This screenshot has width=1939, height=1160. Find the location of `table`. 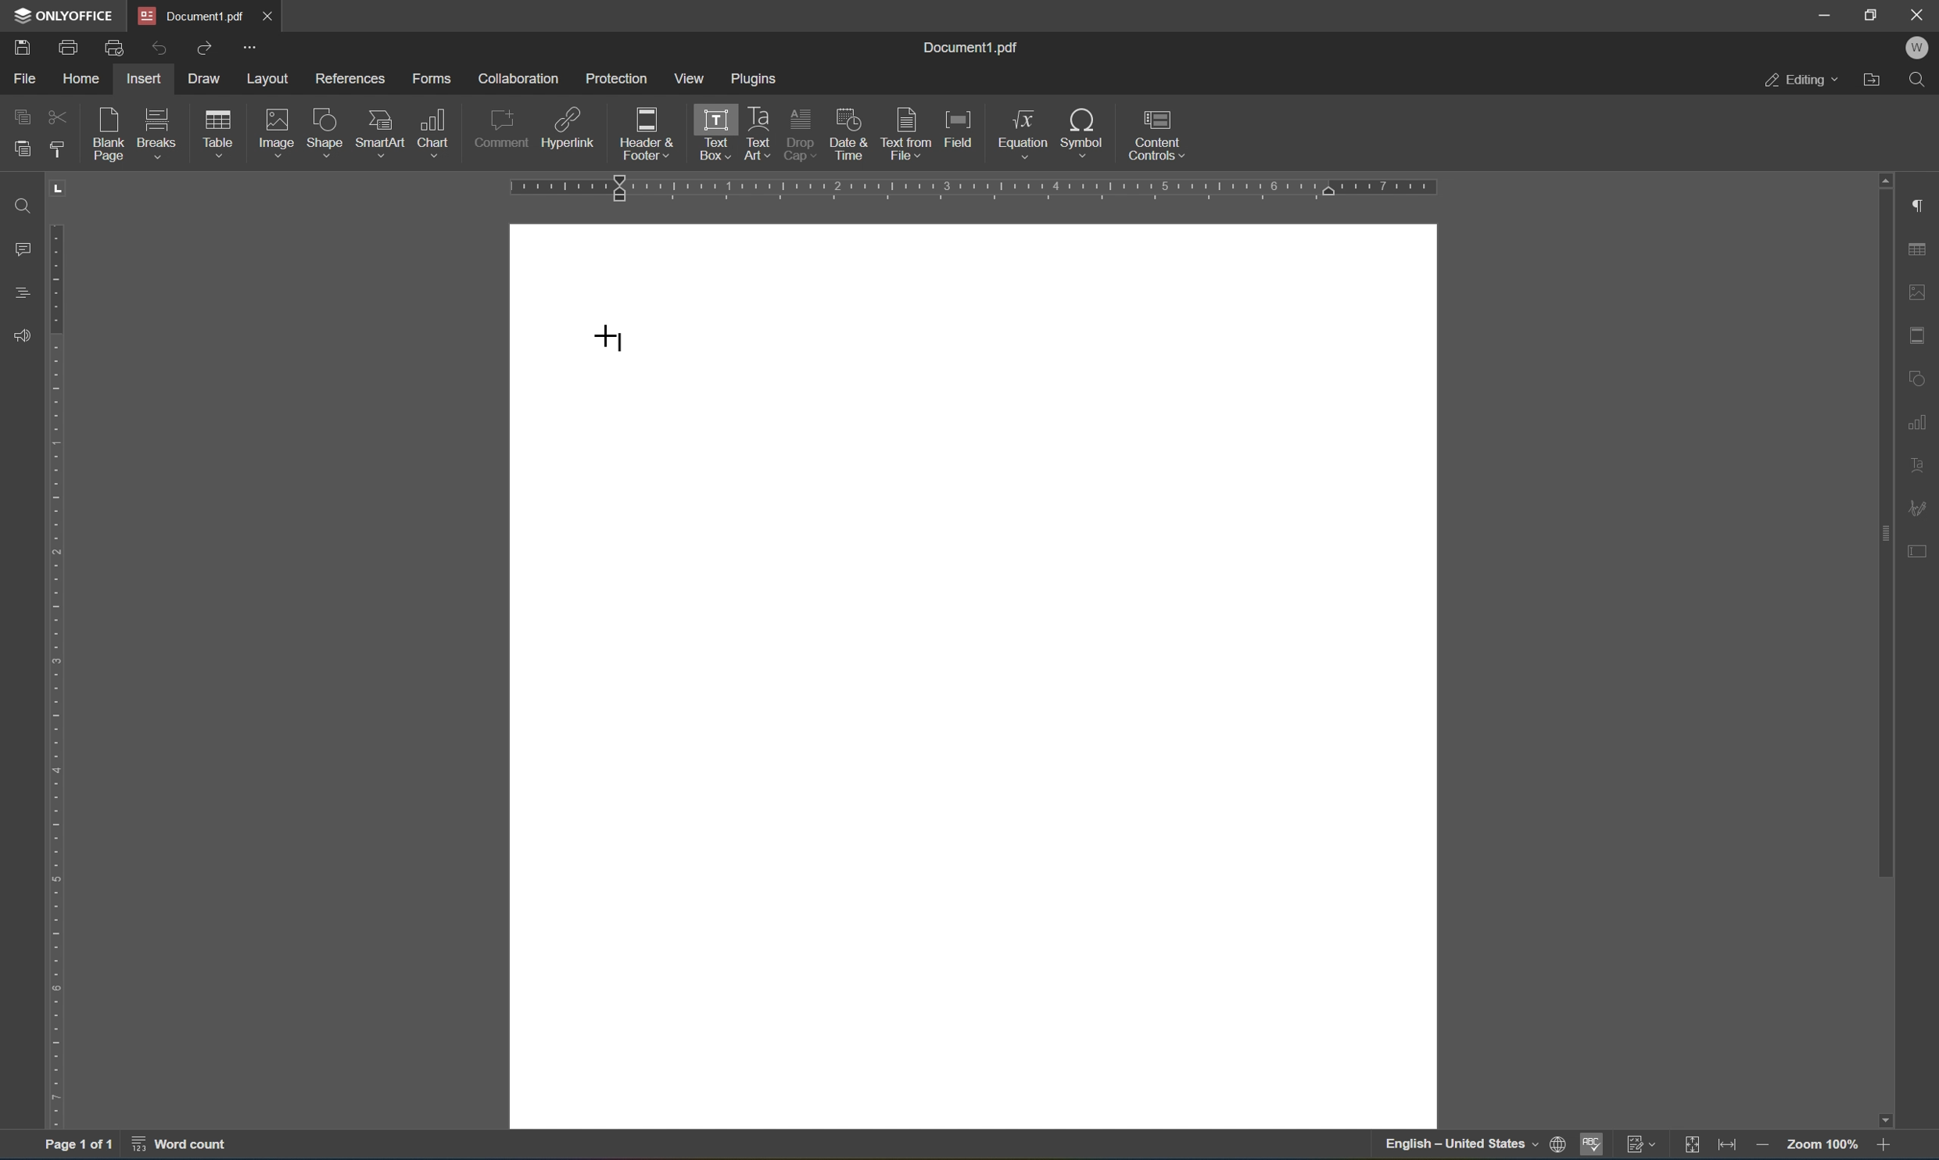

table is located at coordinates (219, 136).